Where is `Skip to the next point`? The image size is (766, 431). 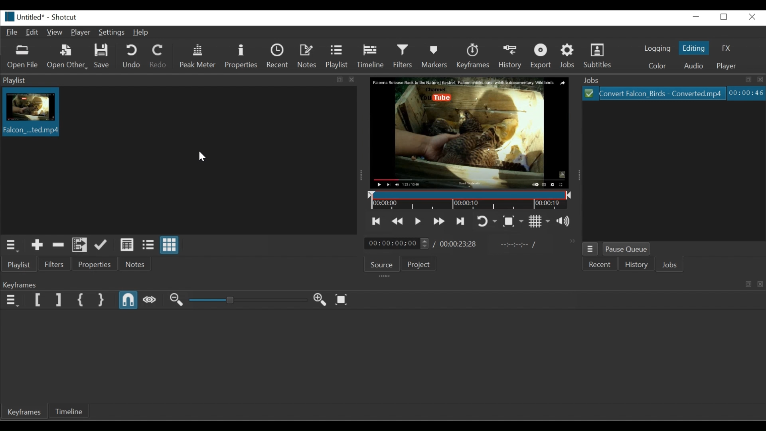
Skip to the next point is located at coordinates (461, 221).